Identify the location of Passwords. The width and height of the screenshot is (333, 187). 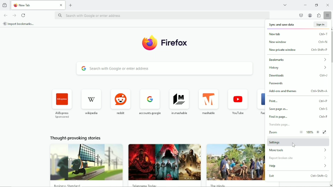
(281, 83).